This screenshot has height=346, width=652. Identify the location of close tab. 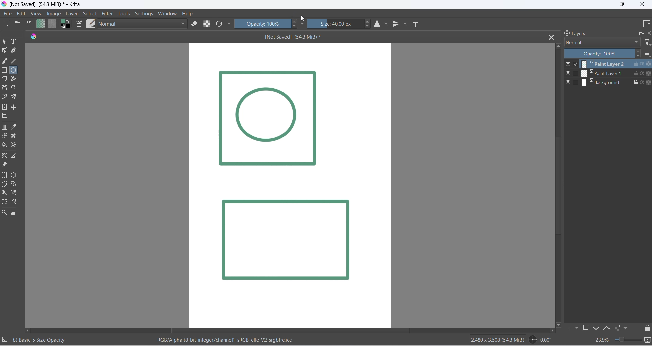
(550, 36).